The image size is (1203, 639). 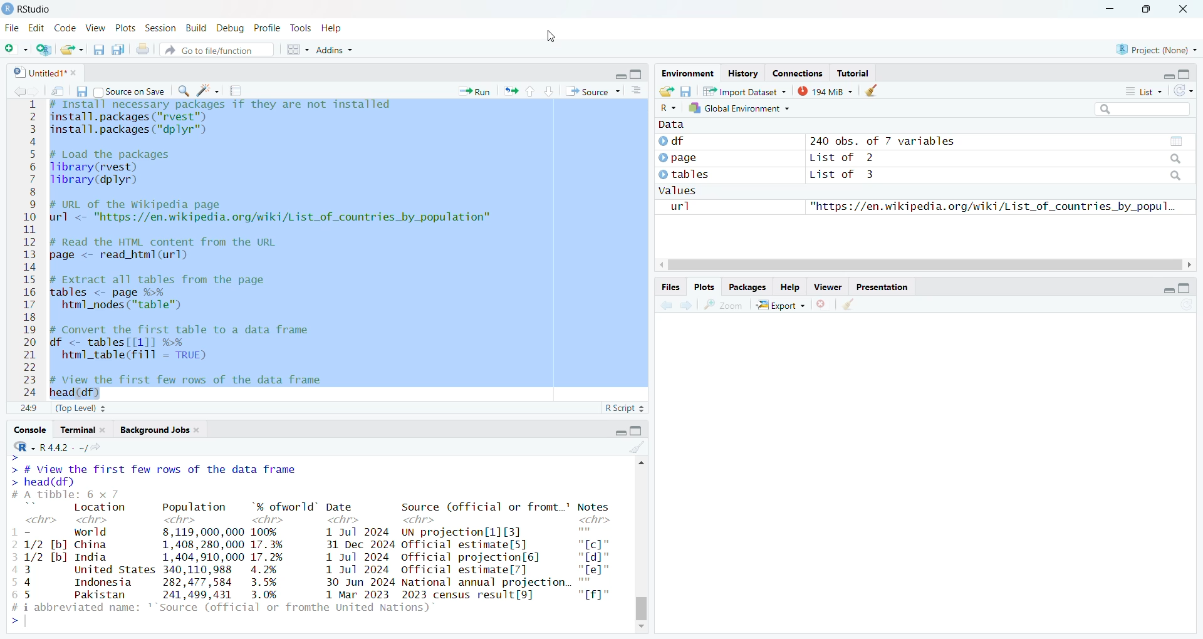 What do you see at coordinates (486, 507) in the screenshot?
I see `Source (official or from...` at bounding box center [486, 507].